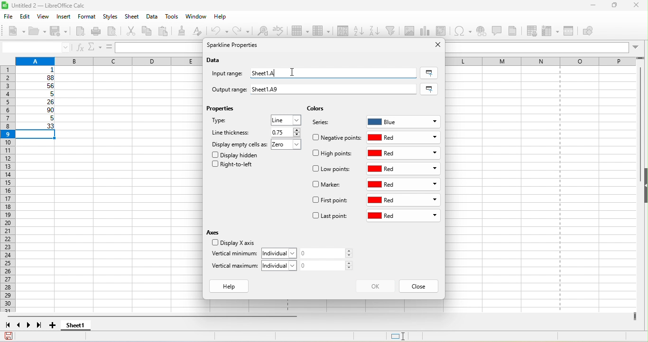 Image resolution: width=648 pixels, height=342 pixels. What do you see at coordinates (287, 120) in the screenshot?
I see `line` at bounding box center [287, 120].